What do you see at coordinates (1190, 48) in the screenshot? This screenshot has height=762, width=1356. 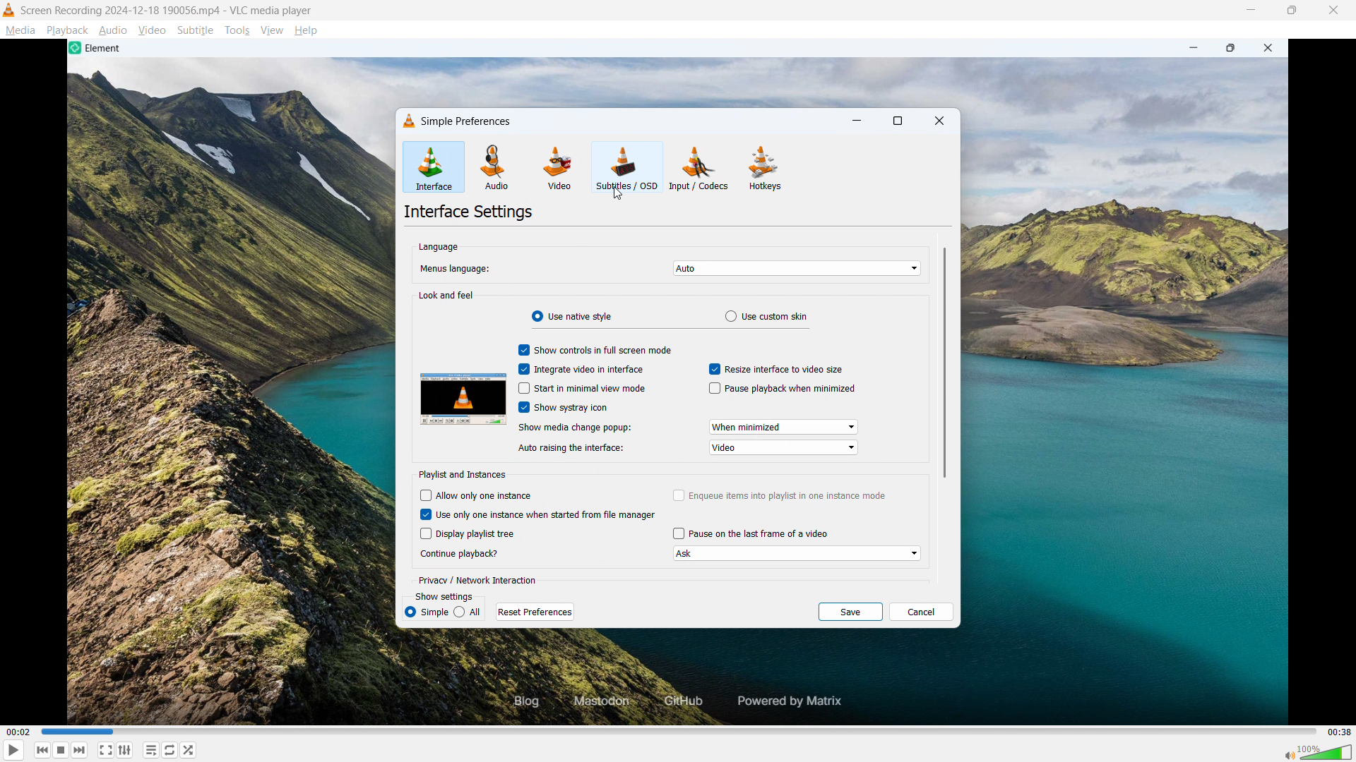 I see `minimize` at bounding box center [1190, 48].